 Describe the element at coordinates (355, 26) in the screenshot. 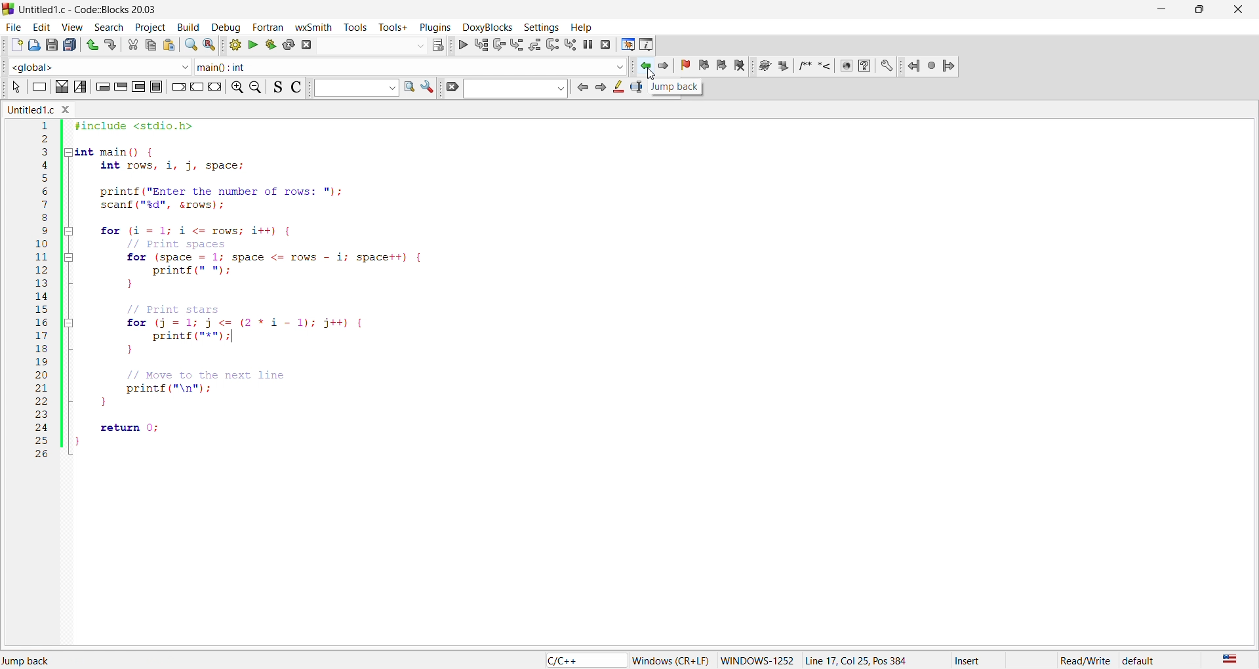

I see `tools` at that location.